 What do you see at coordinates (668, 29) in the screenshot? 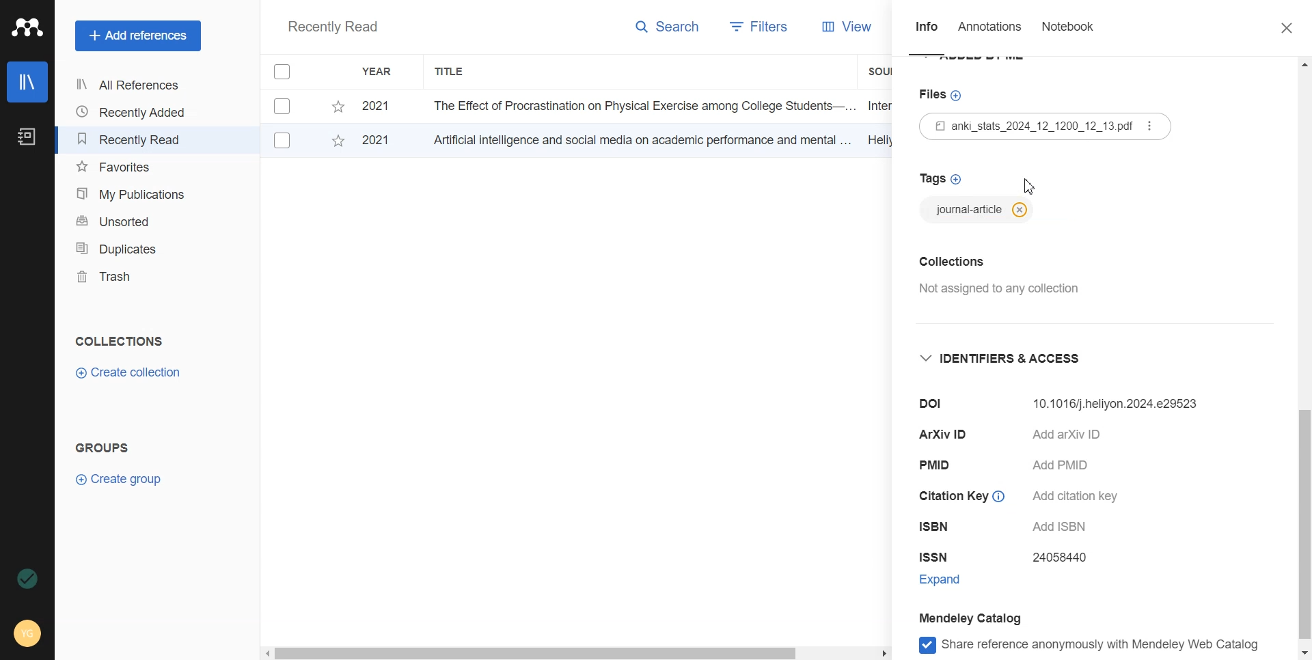
I see `Search` at bounding box center [668, 29].